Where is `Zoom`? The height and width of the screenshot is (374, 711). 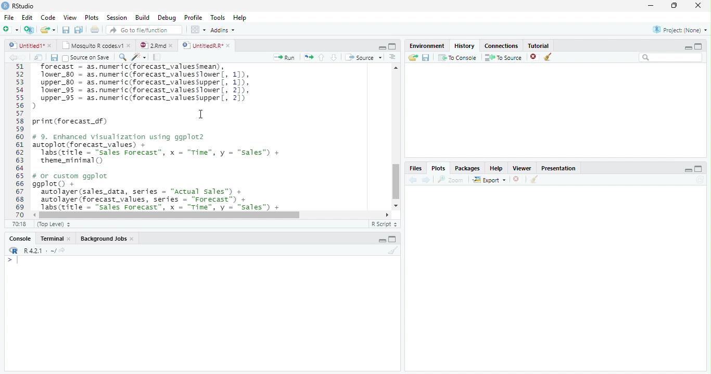
Zoom is located at coordinates (450, 180).